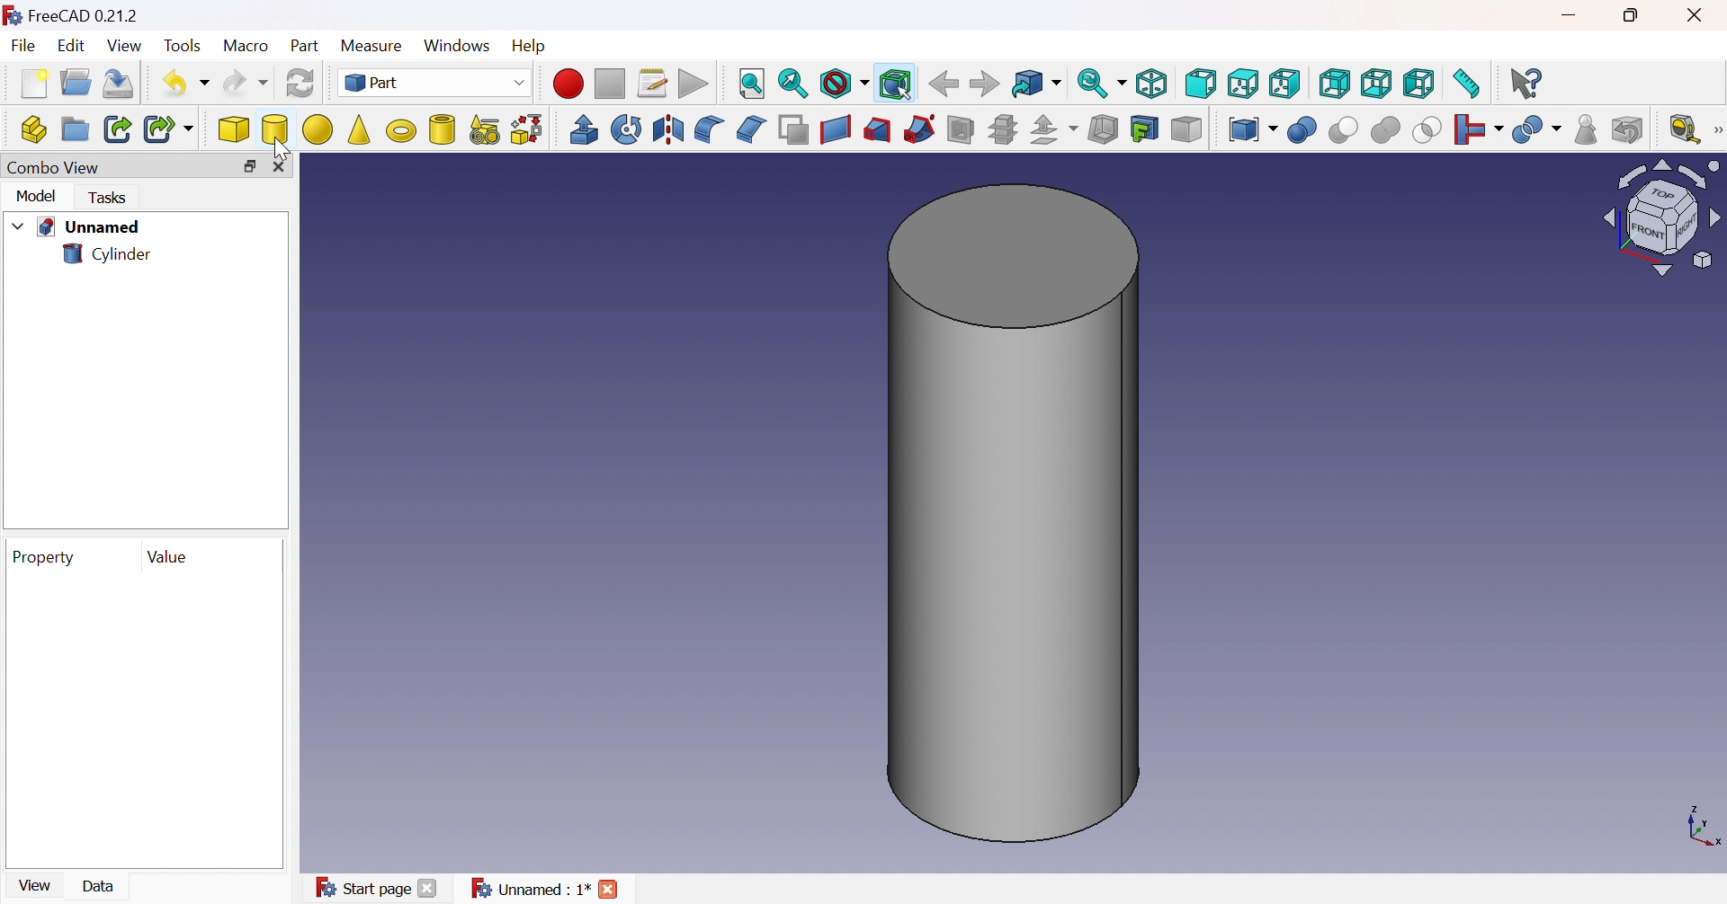 This screenshot has height=904, width=1727. I want to click on Compound tools, so click(1252, 129).